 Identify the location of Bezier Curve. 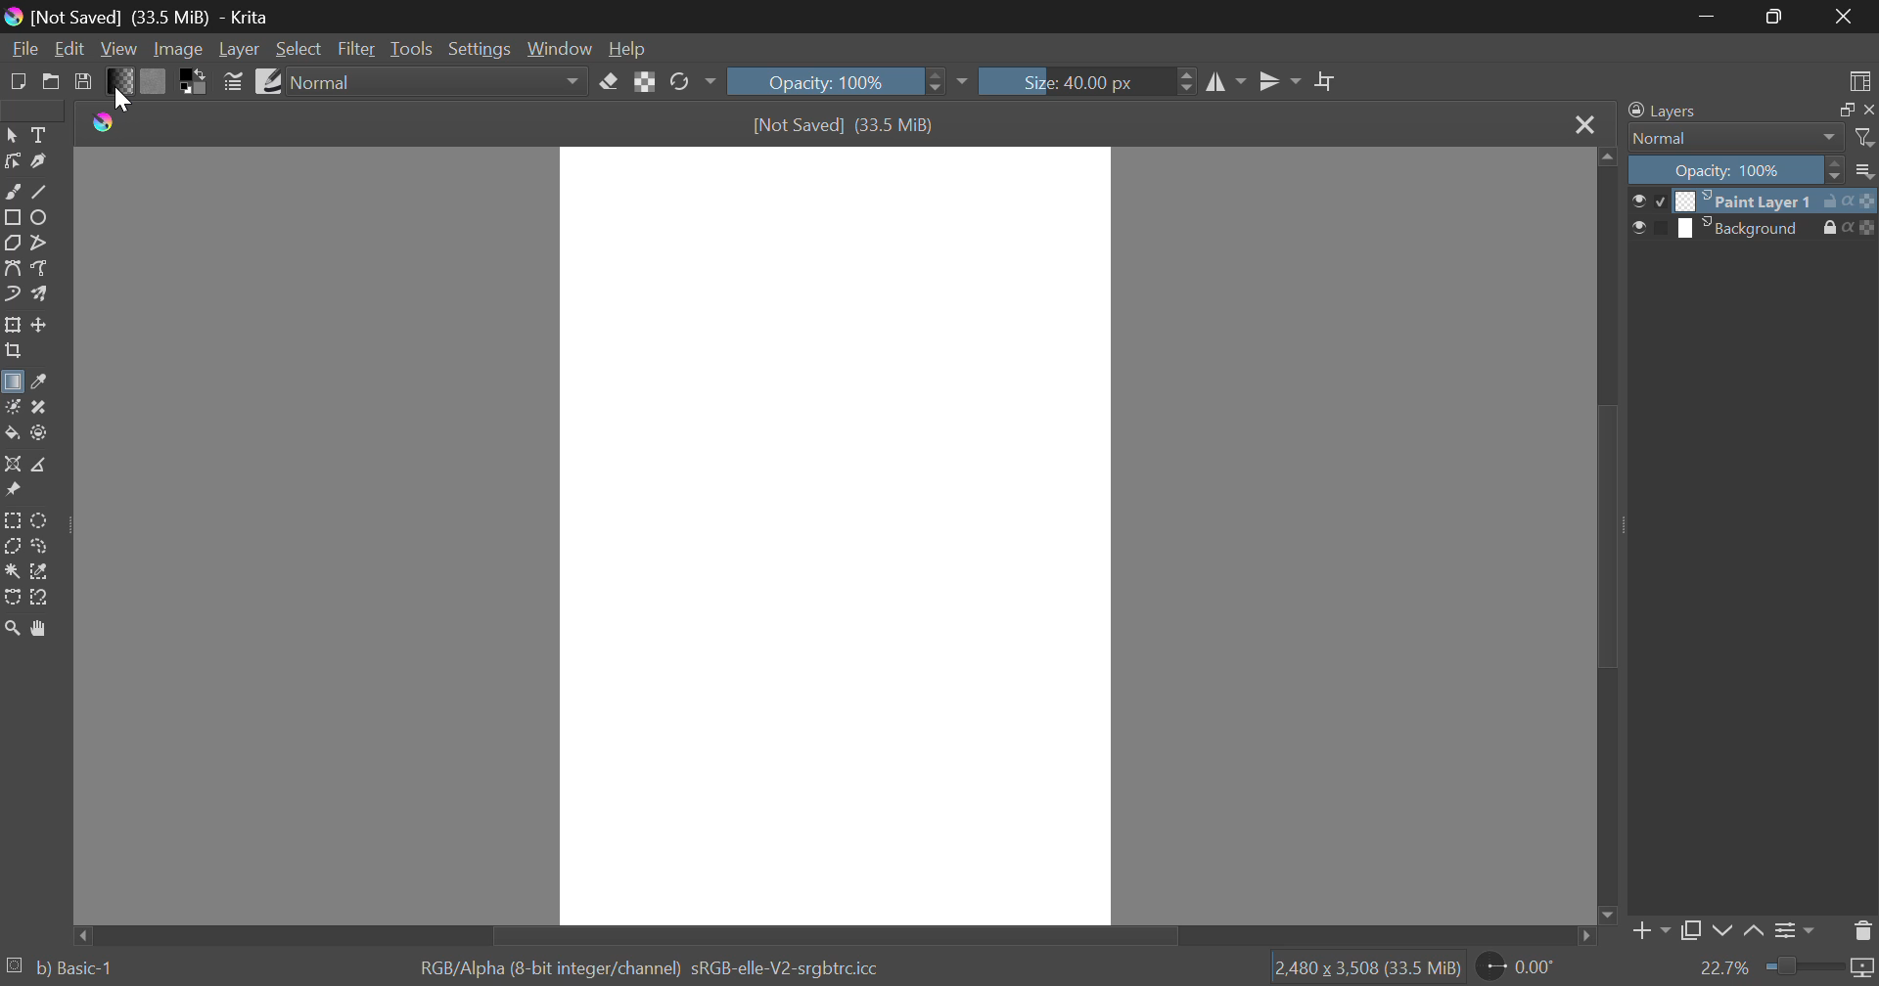
(12, 268).